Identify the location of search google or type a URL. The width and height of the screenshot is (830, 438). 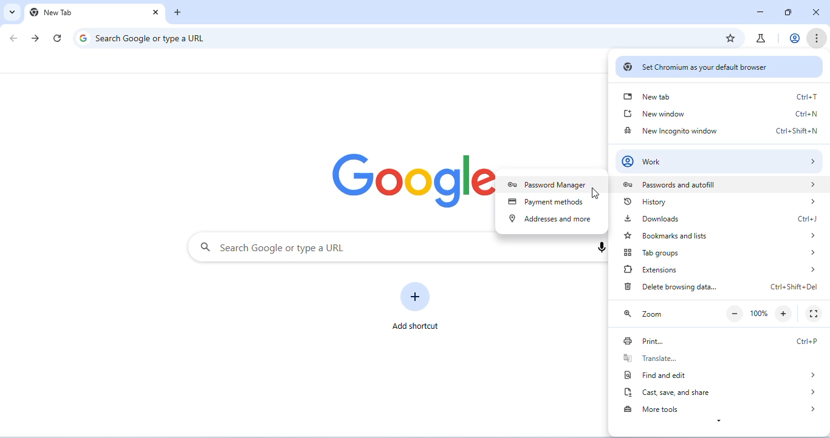
(159, 38).